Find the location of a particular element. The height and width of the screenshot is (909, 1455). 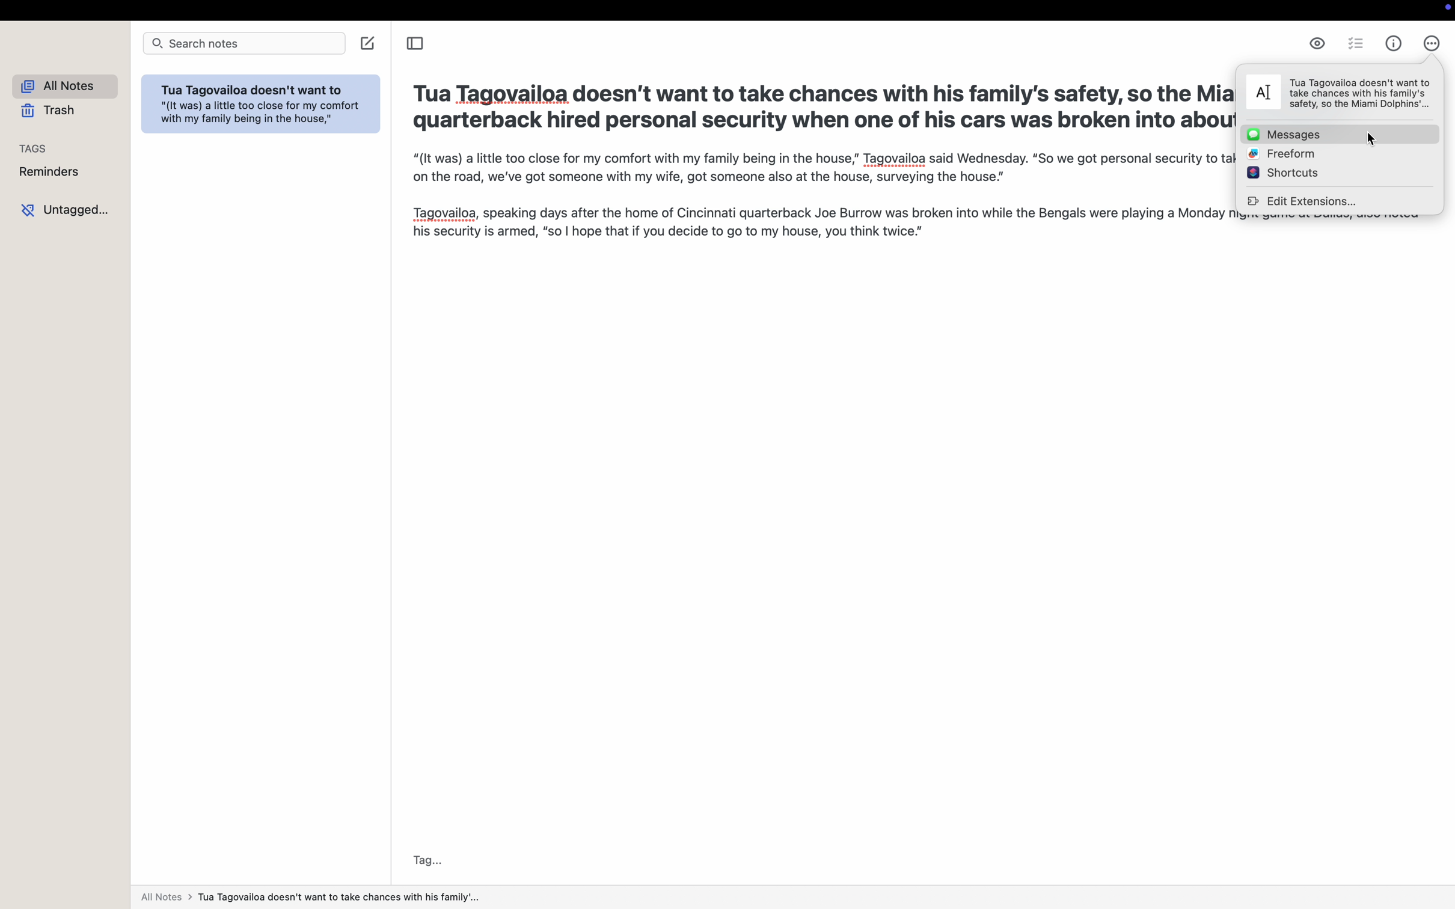

all notes> is located at coordinates (312, 899).